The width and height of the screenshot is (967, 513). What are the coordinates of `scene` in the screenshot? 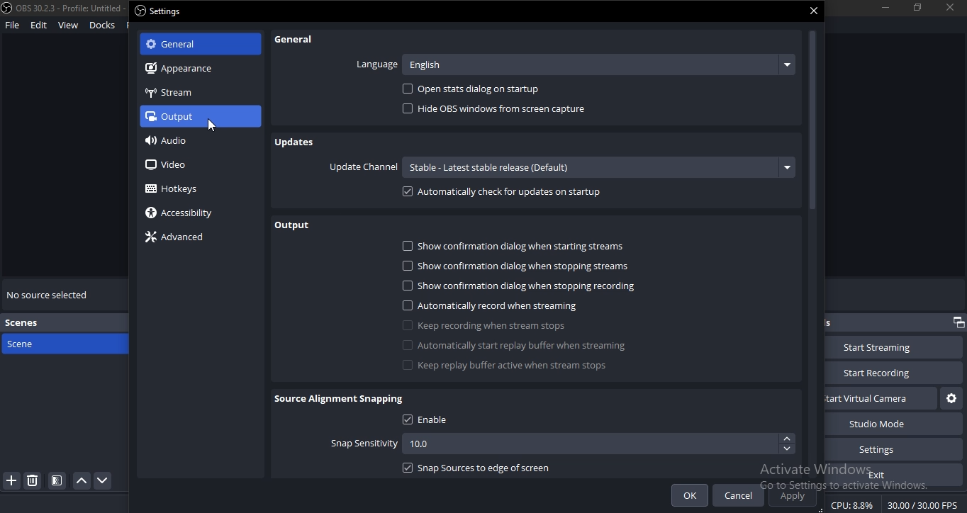 It's located at (45, 343).